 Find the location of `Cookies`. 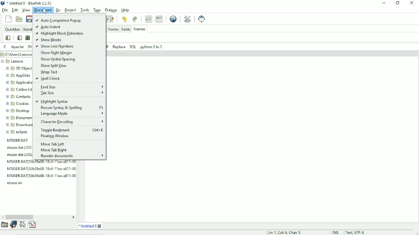

Cookies is located at coordinates (17, 103).